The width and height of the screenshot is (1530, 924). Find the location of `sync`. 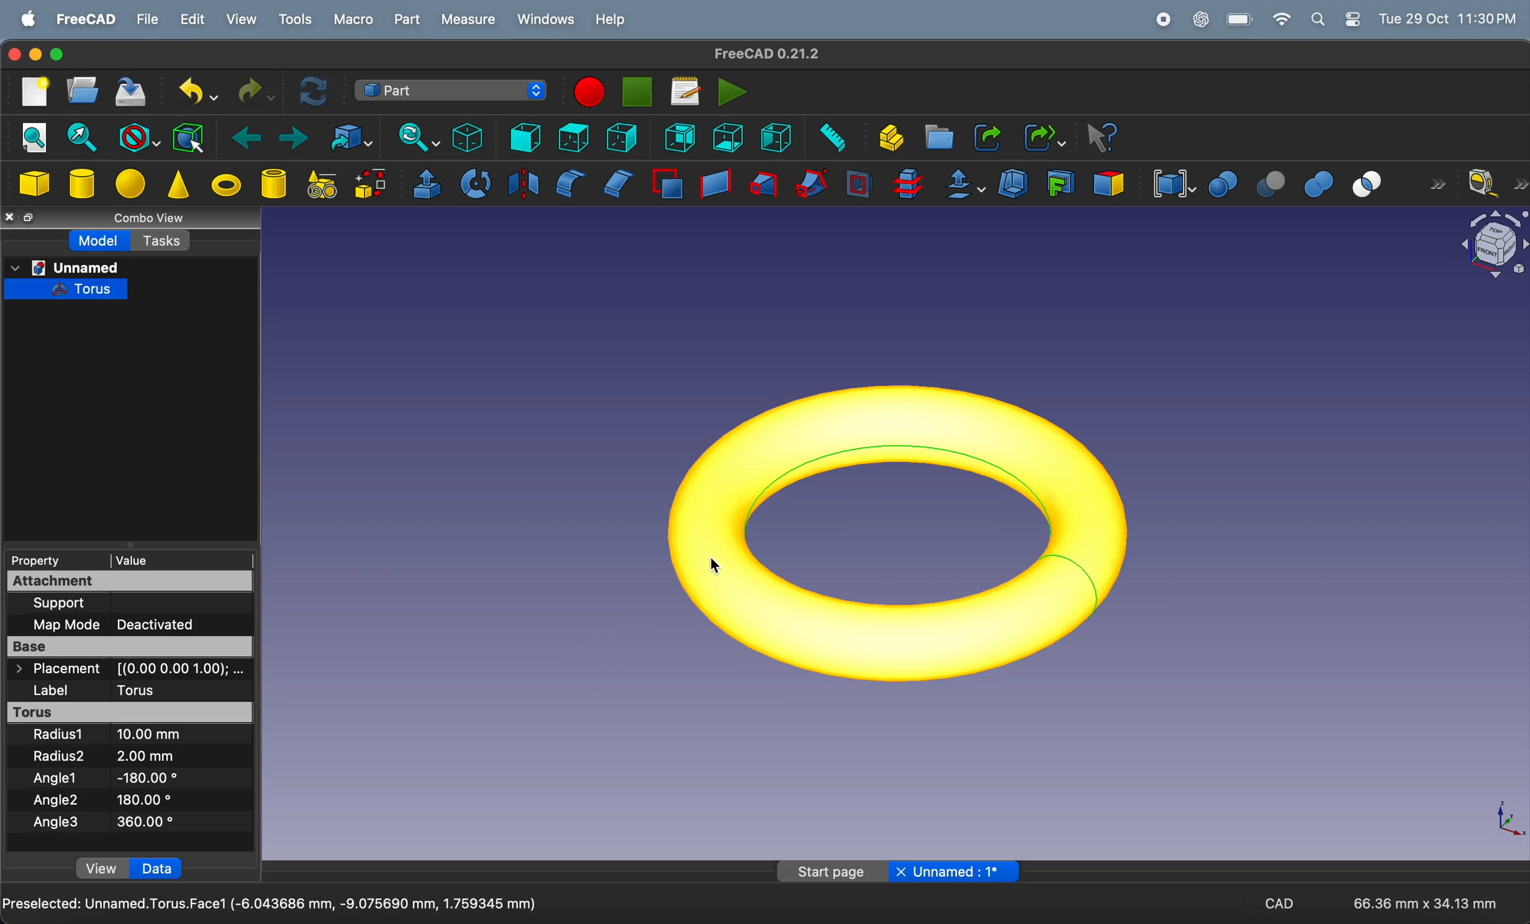

sync is located at coordinates (412, 136).